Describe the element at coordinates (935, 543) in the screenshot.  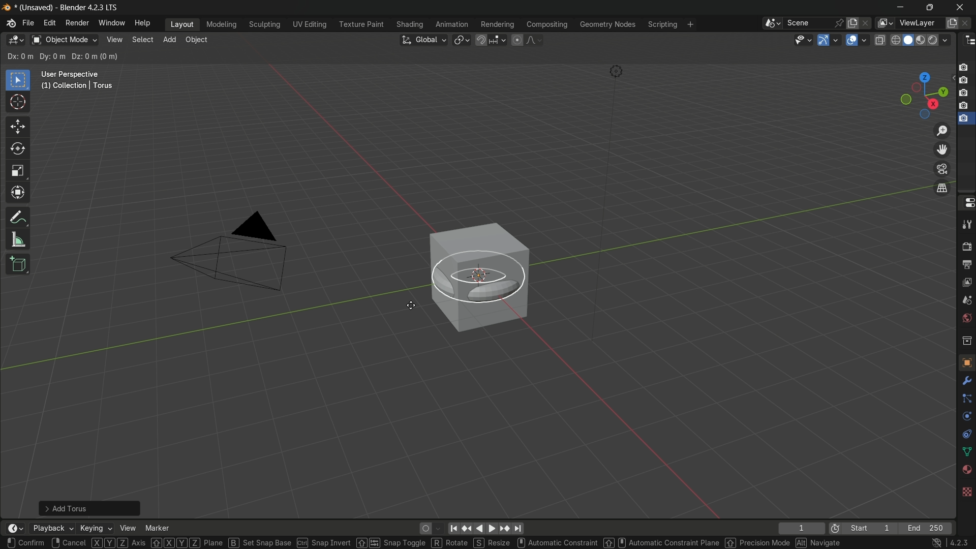
I see `no internet` at that location.